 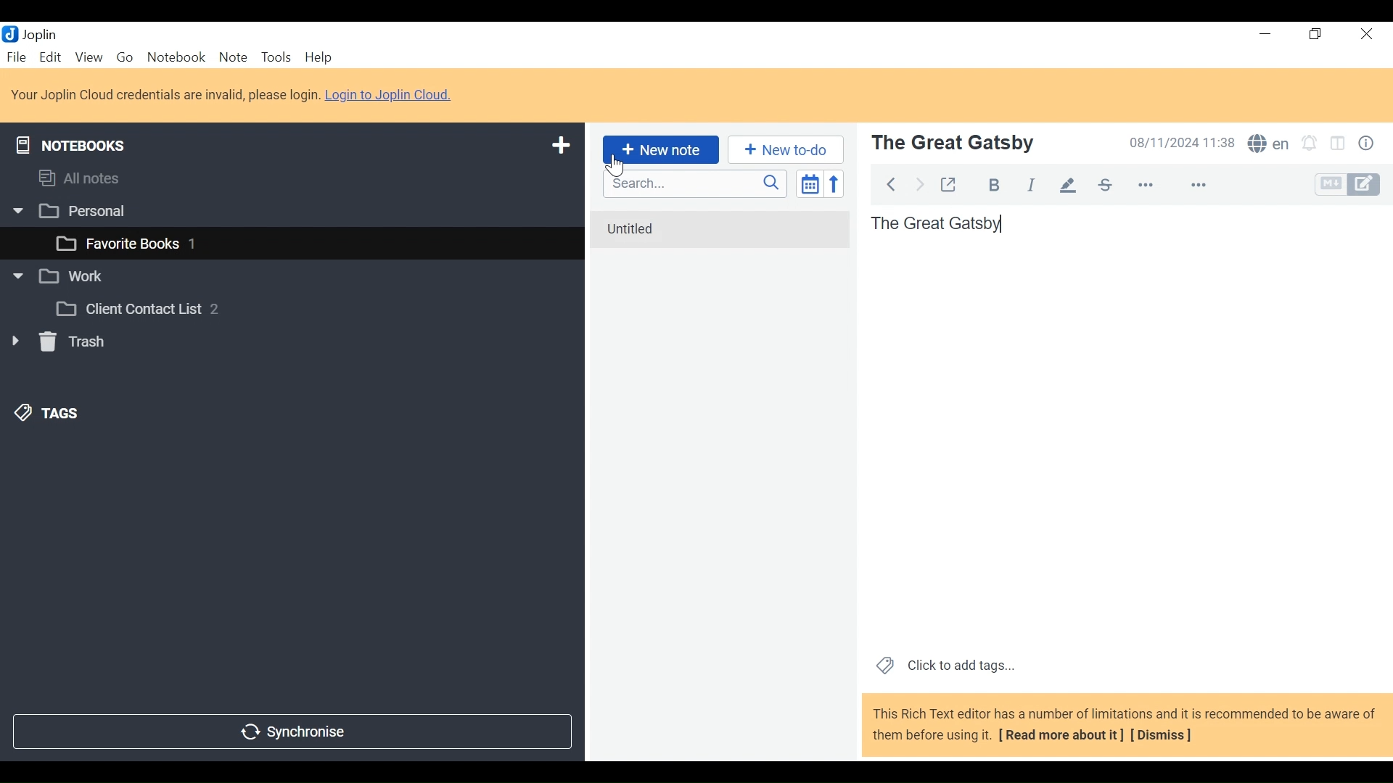 I want to click on Note properties, so click(x=1368, y=144).